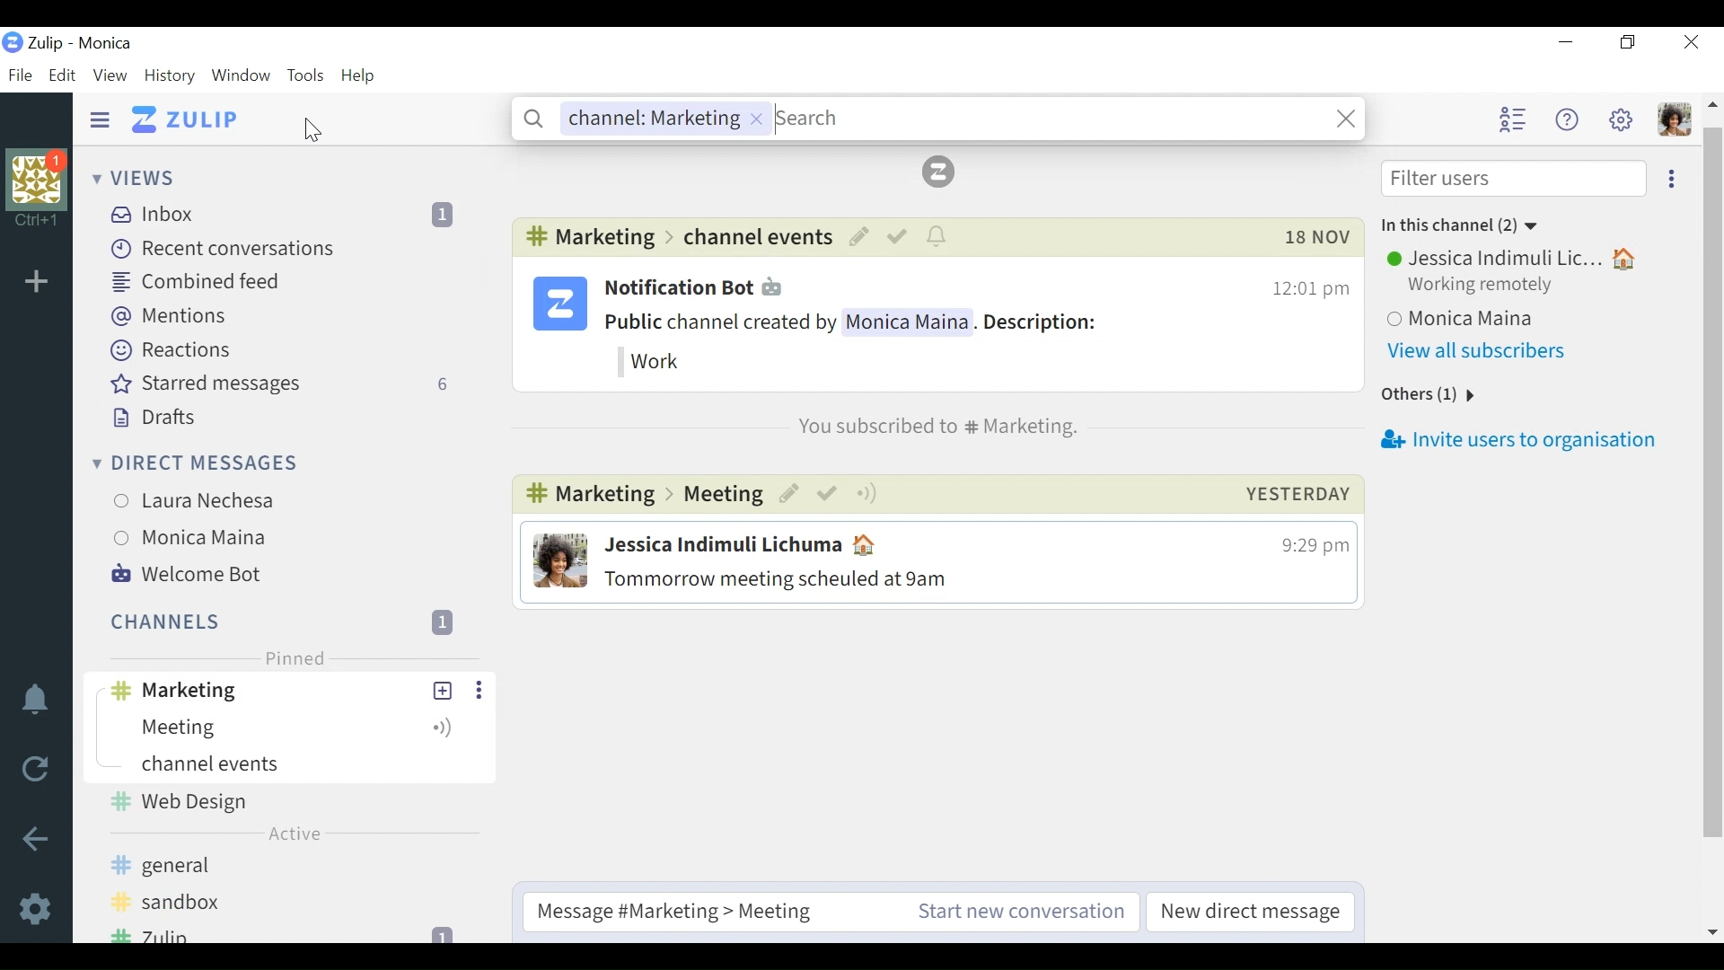 The width and height of the screenshot is (1724, 970). I want to click on File, so click(23, 76).